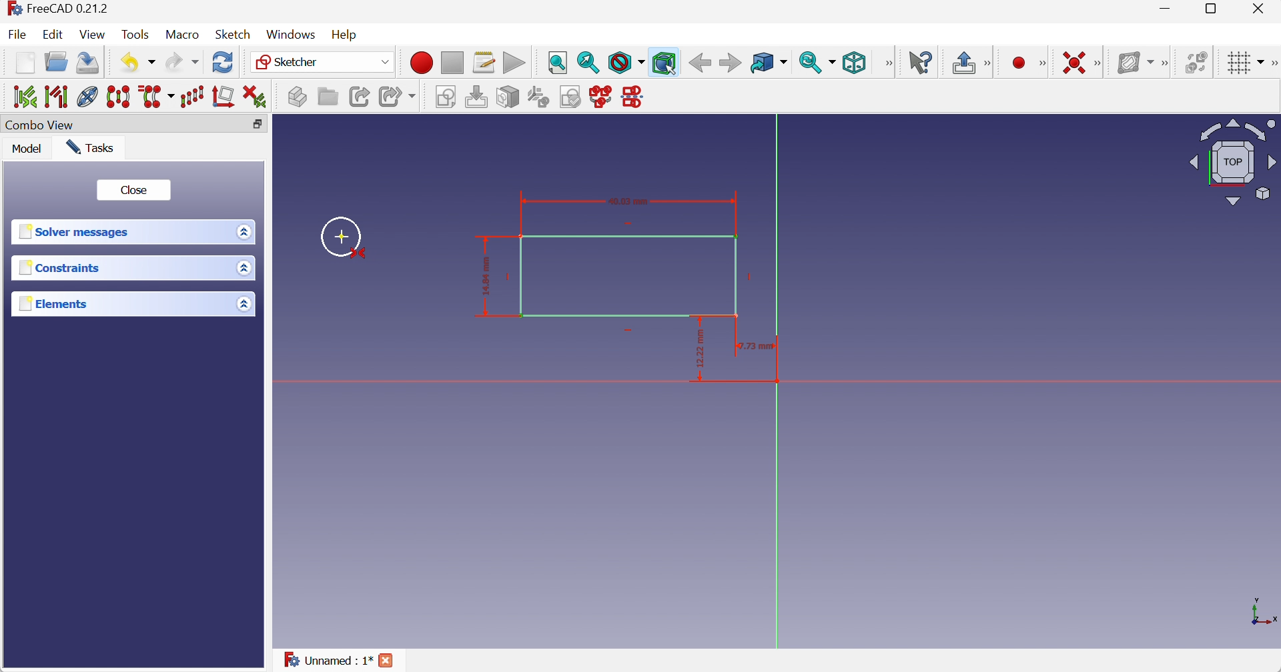  Describe the element at coordinates (671, 69) in the screenshot. I see `cursor` at that location.